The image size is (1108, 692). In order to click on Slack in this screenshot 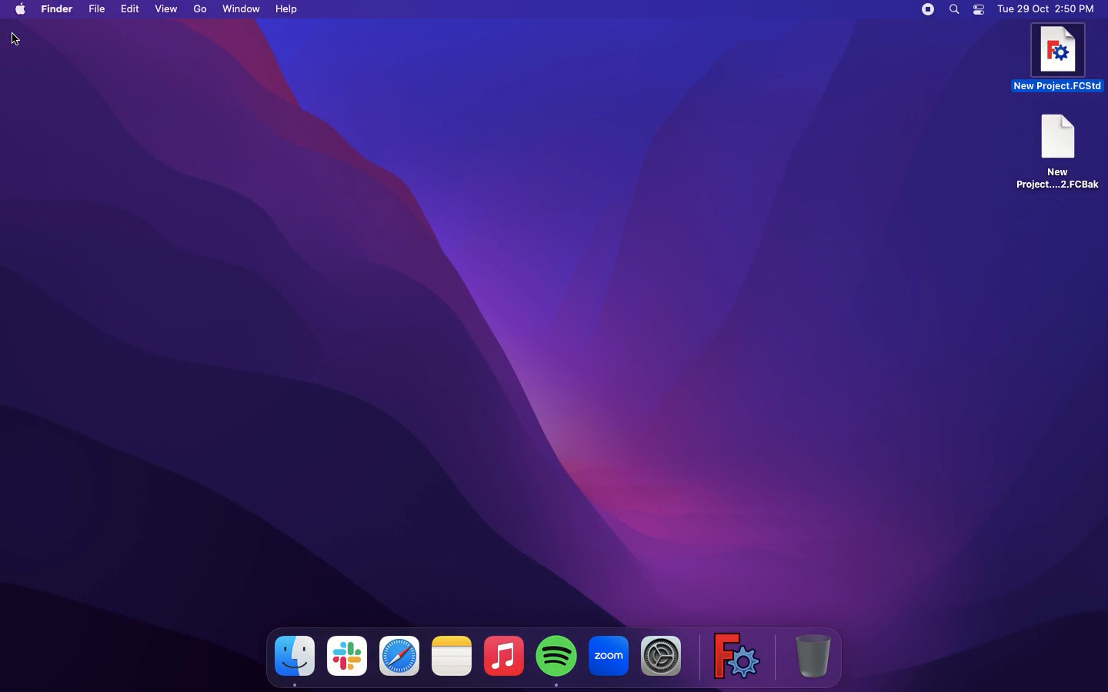, I will do `click(348, 657)`.